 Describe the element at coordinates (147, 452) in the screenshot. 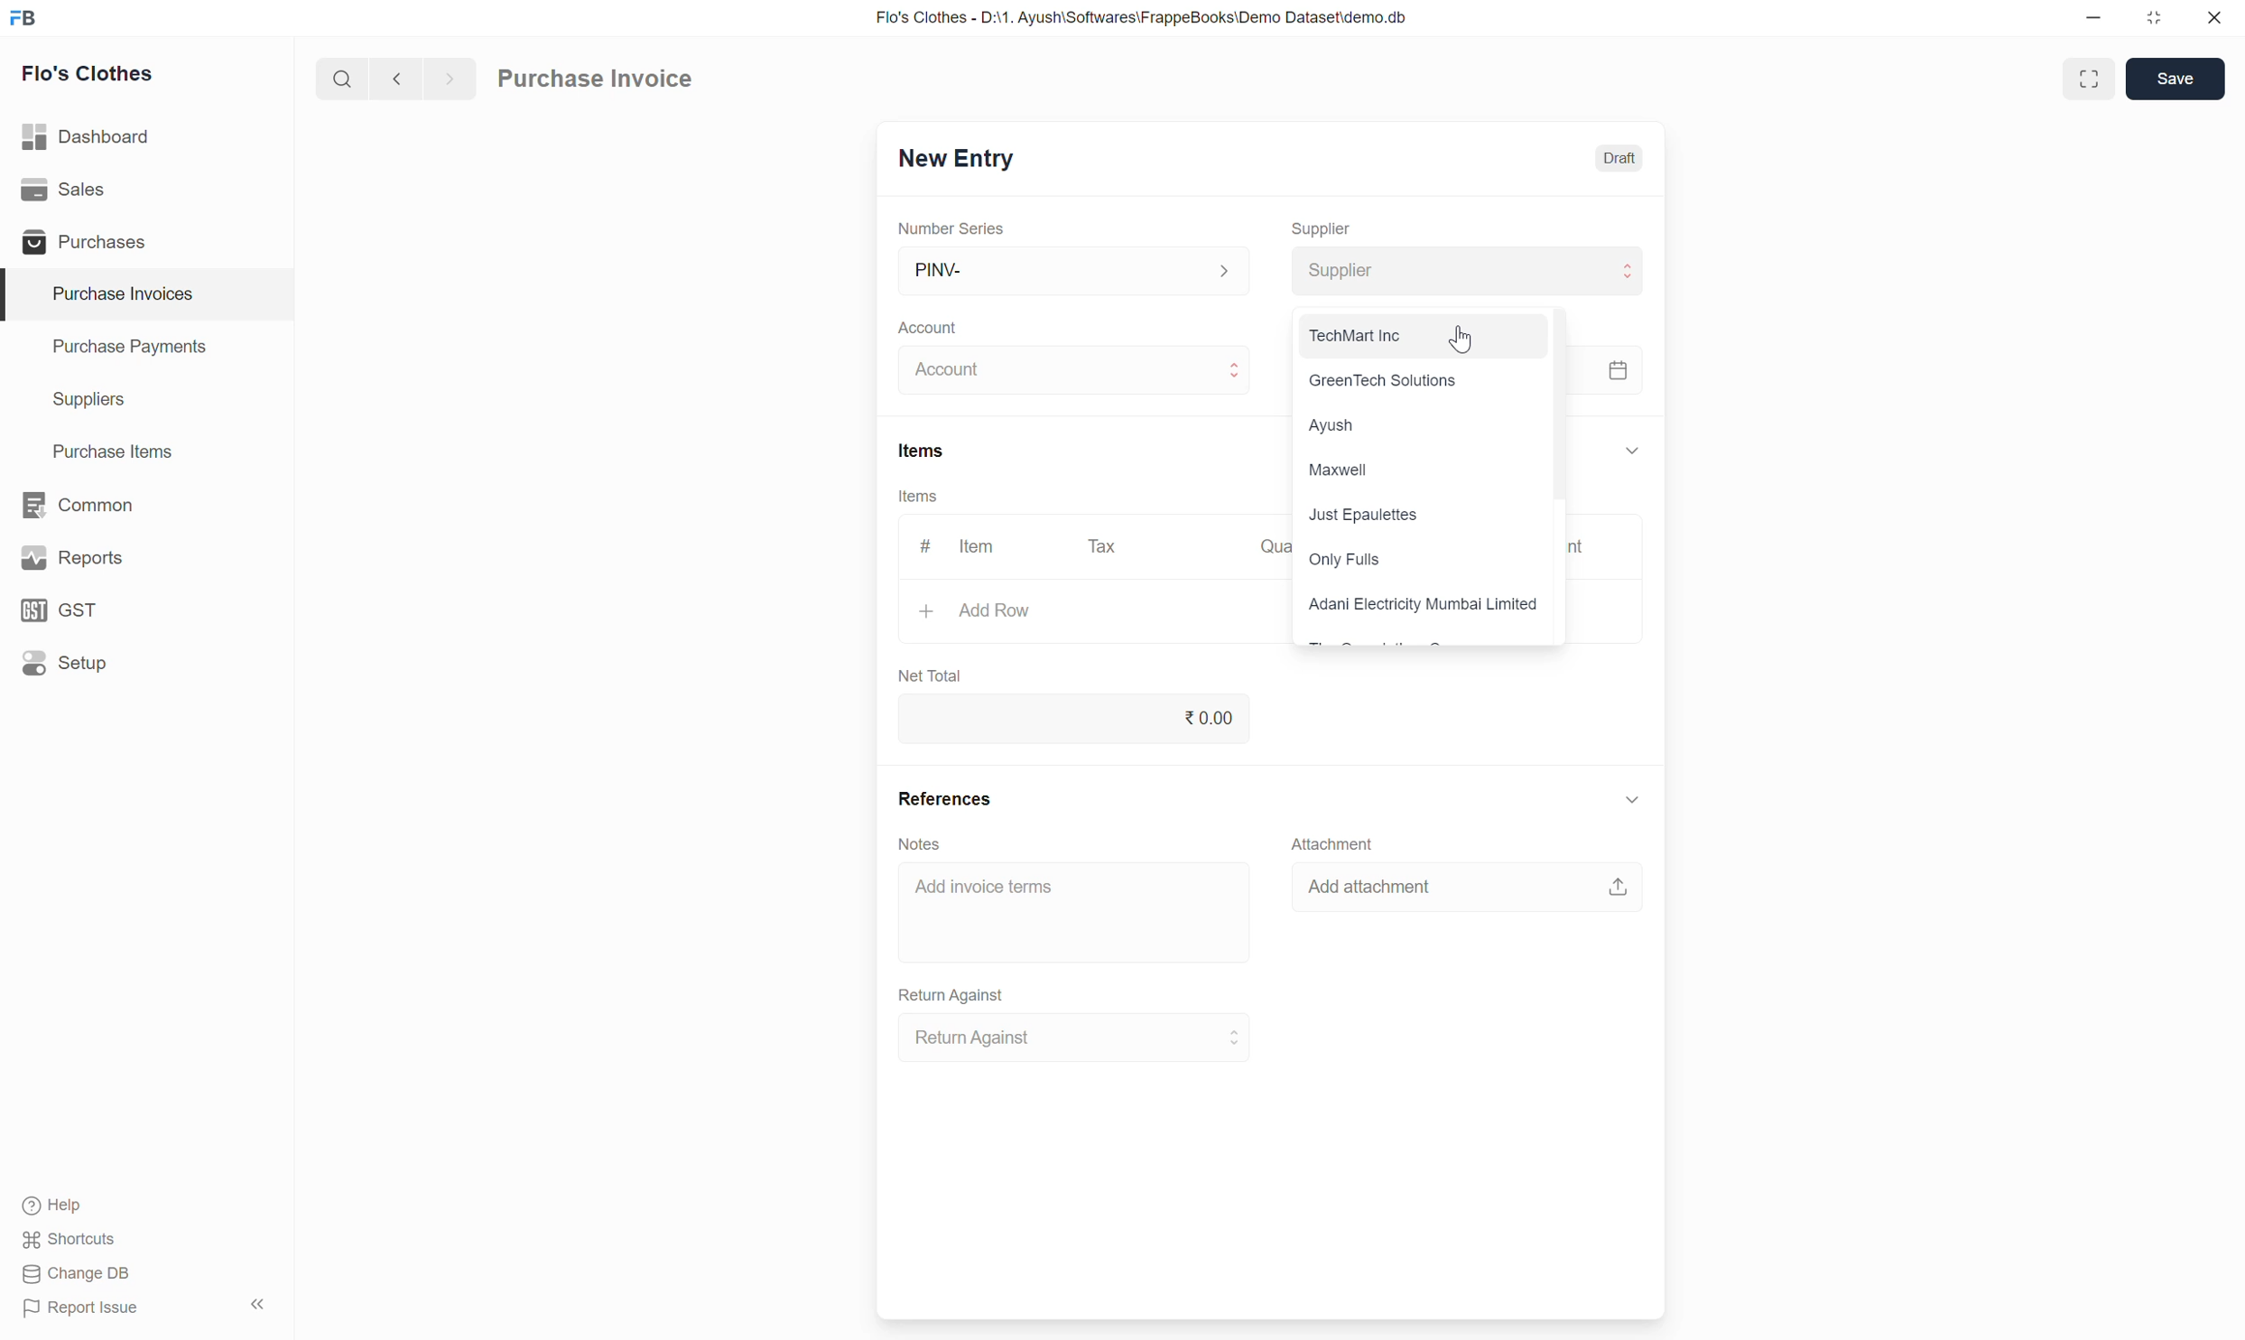

I see `Purchase Items` at that location.